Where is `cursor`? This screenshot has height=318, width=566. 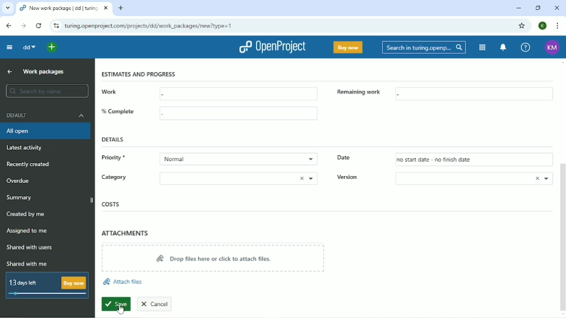 cursor is located at coordinates (122, 309).